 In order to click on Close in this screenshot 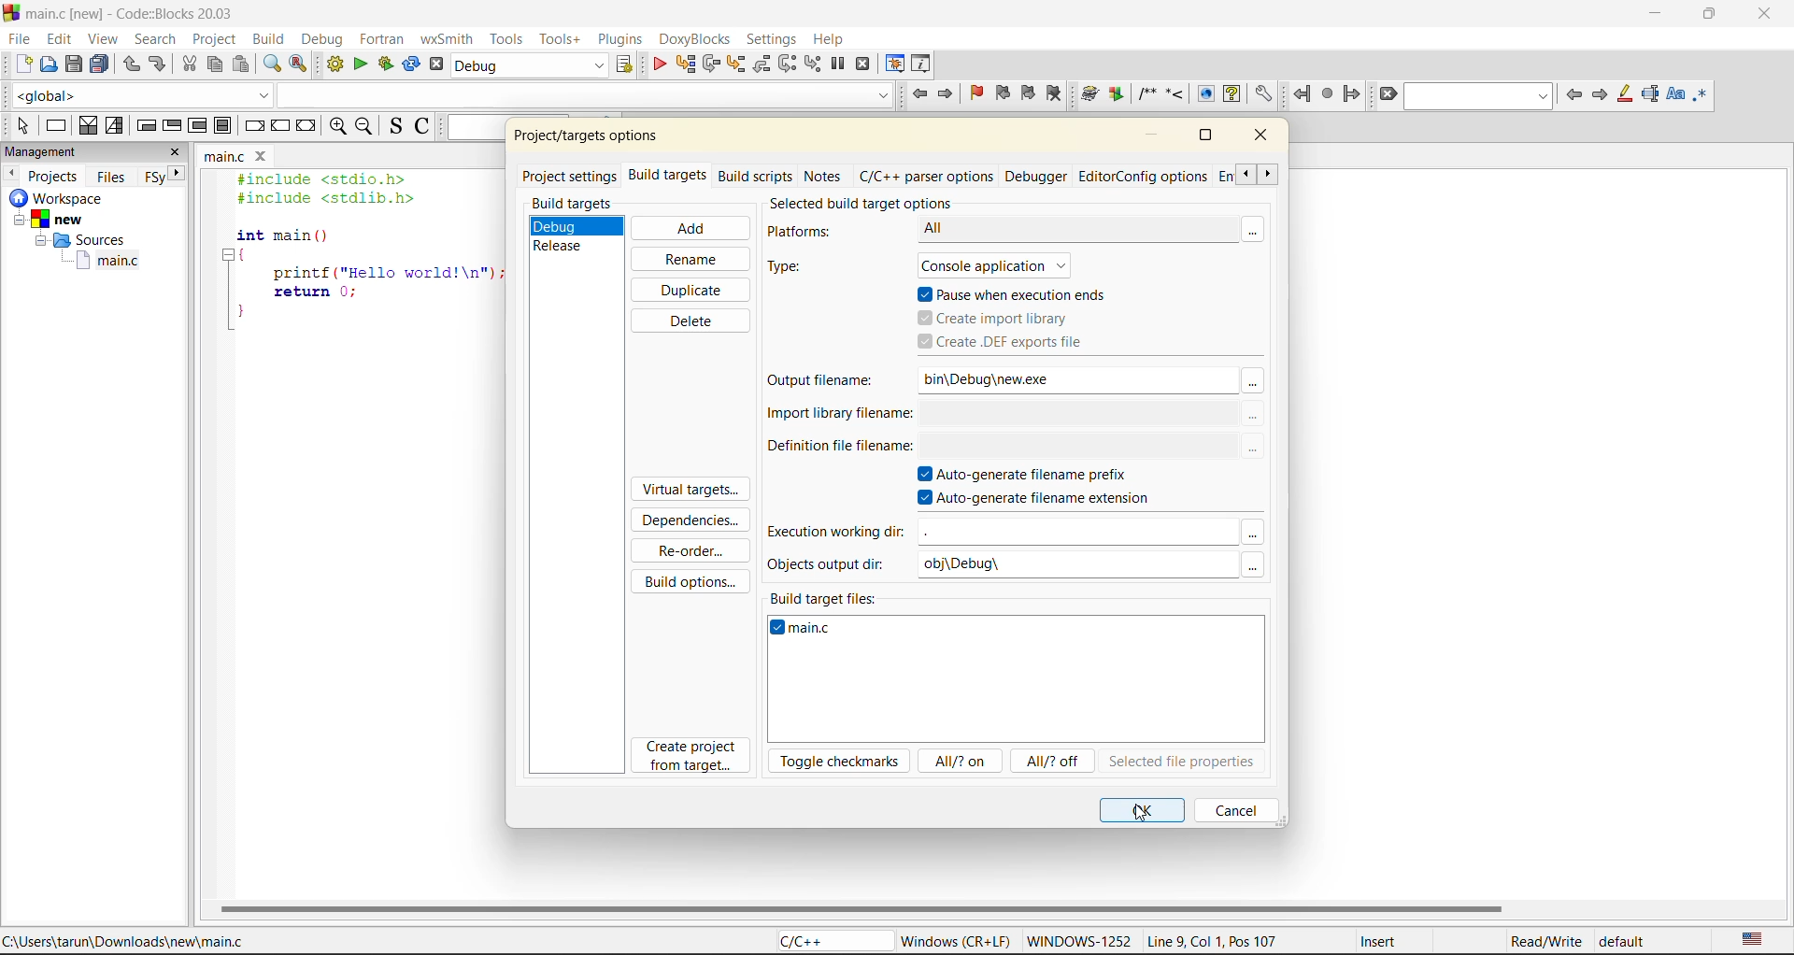, I will do `click(264, 157)`.